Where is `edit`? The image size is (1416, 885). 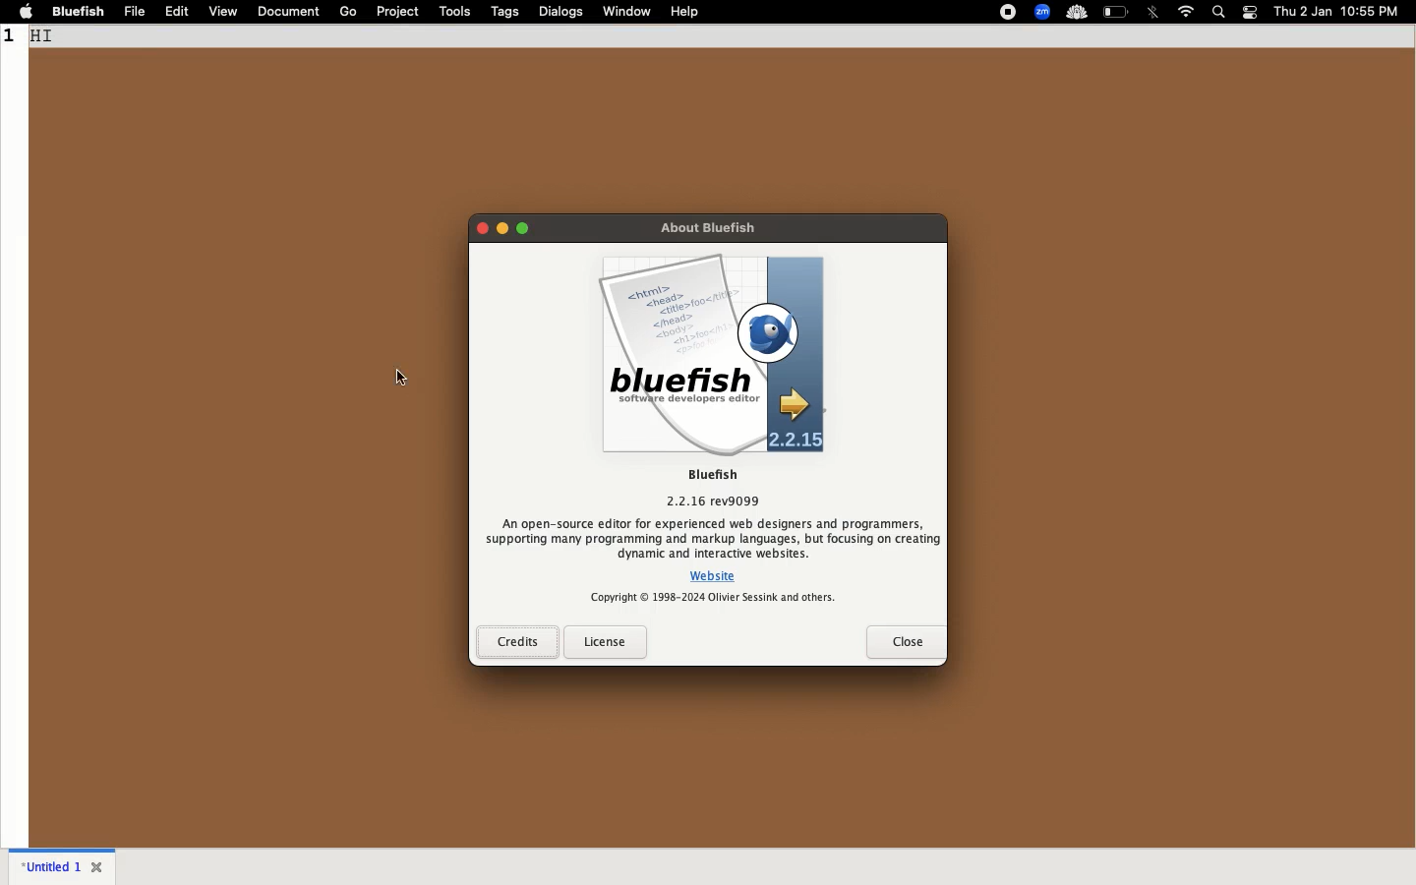
edit is located at coordinates (178, 12).